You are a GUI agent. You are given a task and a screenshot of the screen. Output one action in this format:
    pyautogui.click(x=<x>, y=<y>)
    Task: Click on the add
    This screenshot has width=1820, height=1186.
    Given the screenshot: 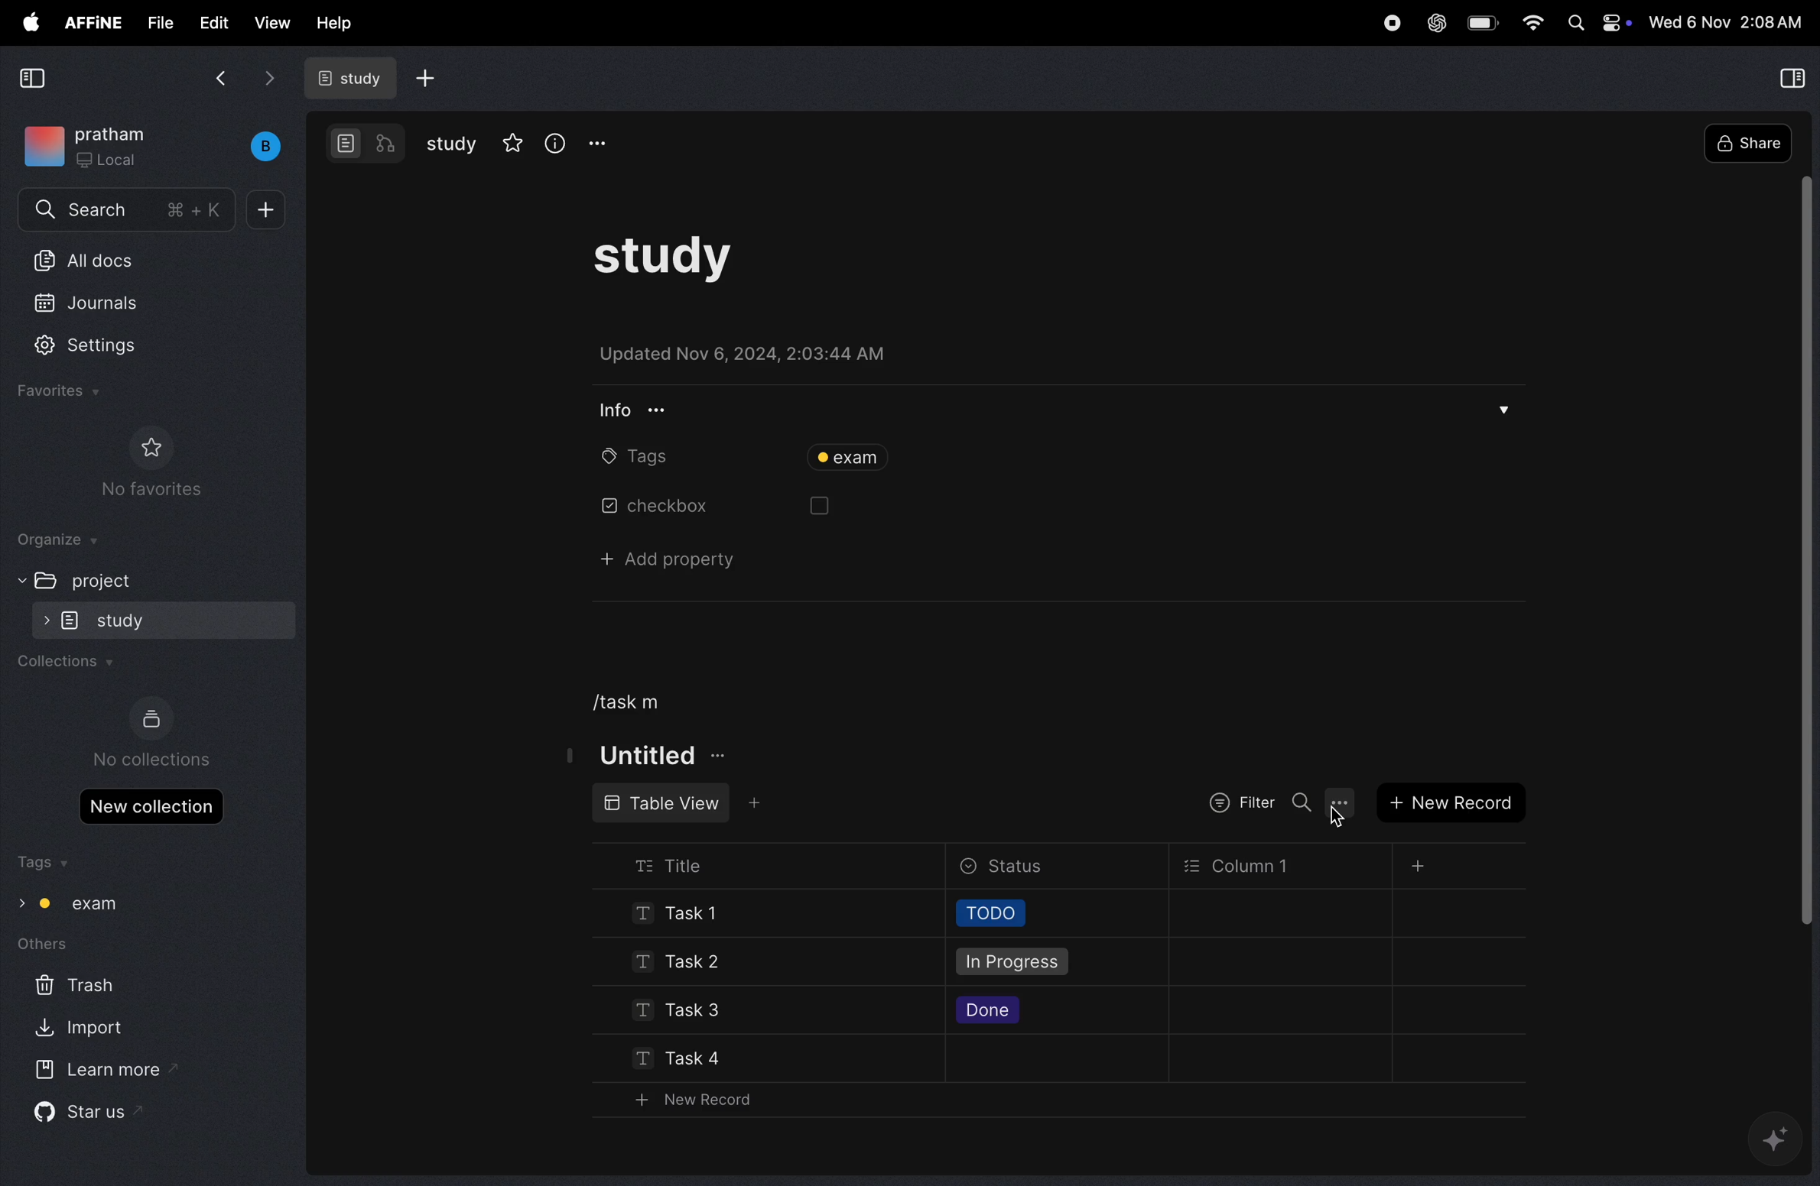 What is the action you would take?
    pyautogui.click(x=427, y=78)
    